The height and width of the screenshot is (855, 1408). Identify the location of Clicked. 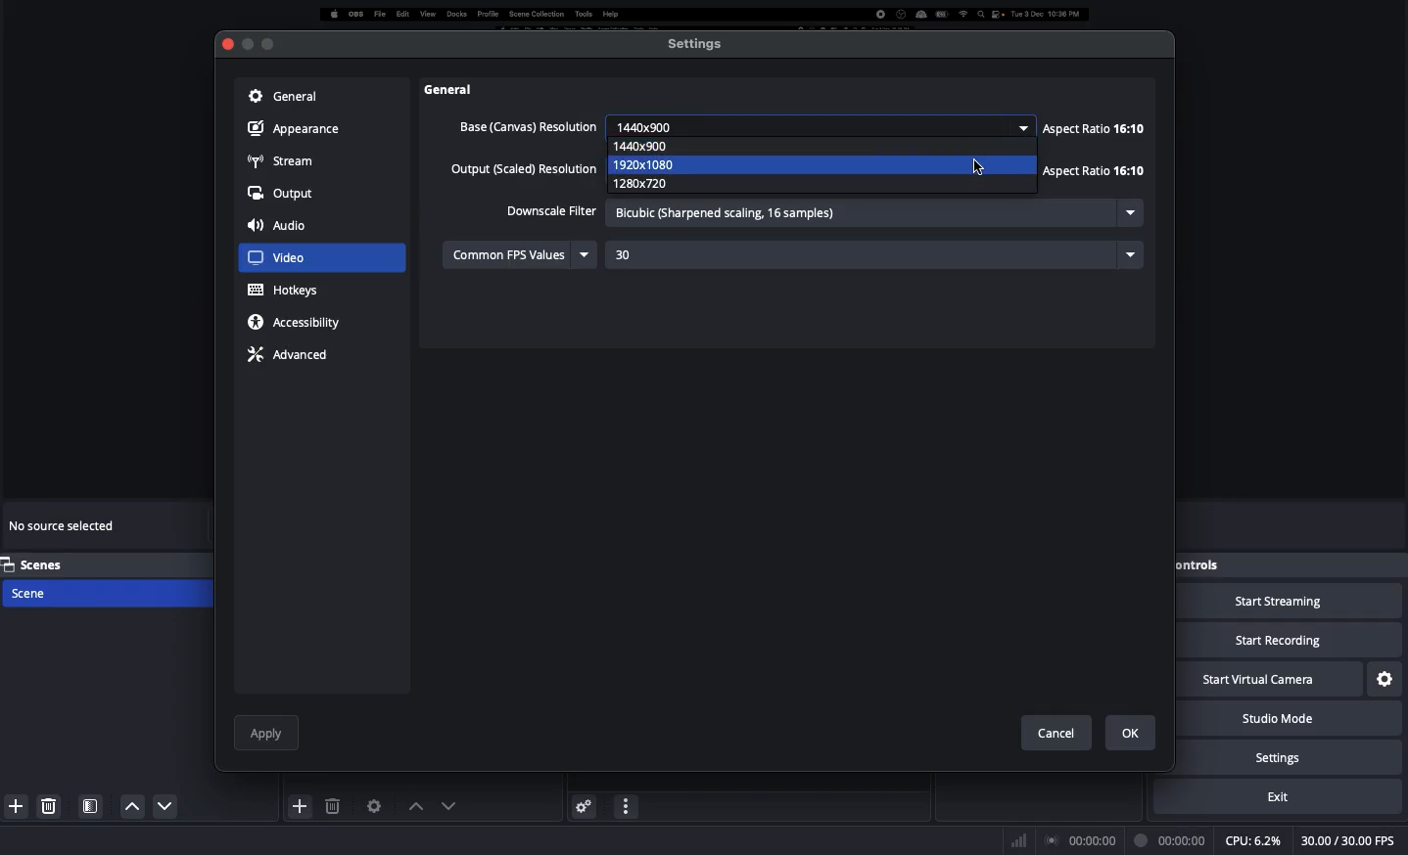
(289, 258).